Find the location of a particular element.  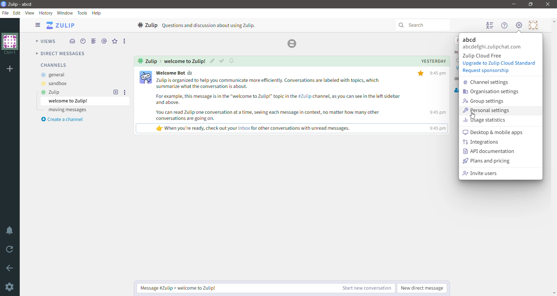

Mentions is located at coordinates (104, 41).